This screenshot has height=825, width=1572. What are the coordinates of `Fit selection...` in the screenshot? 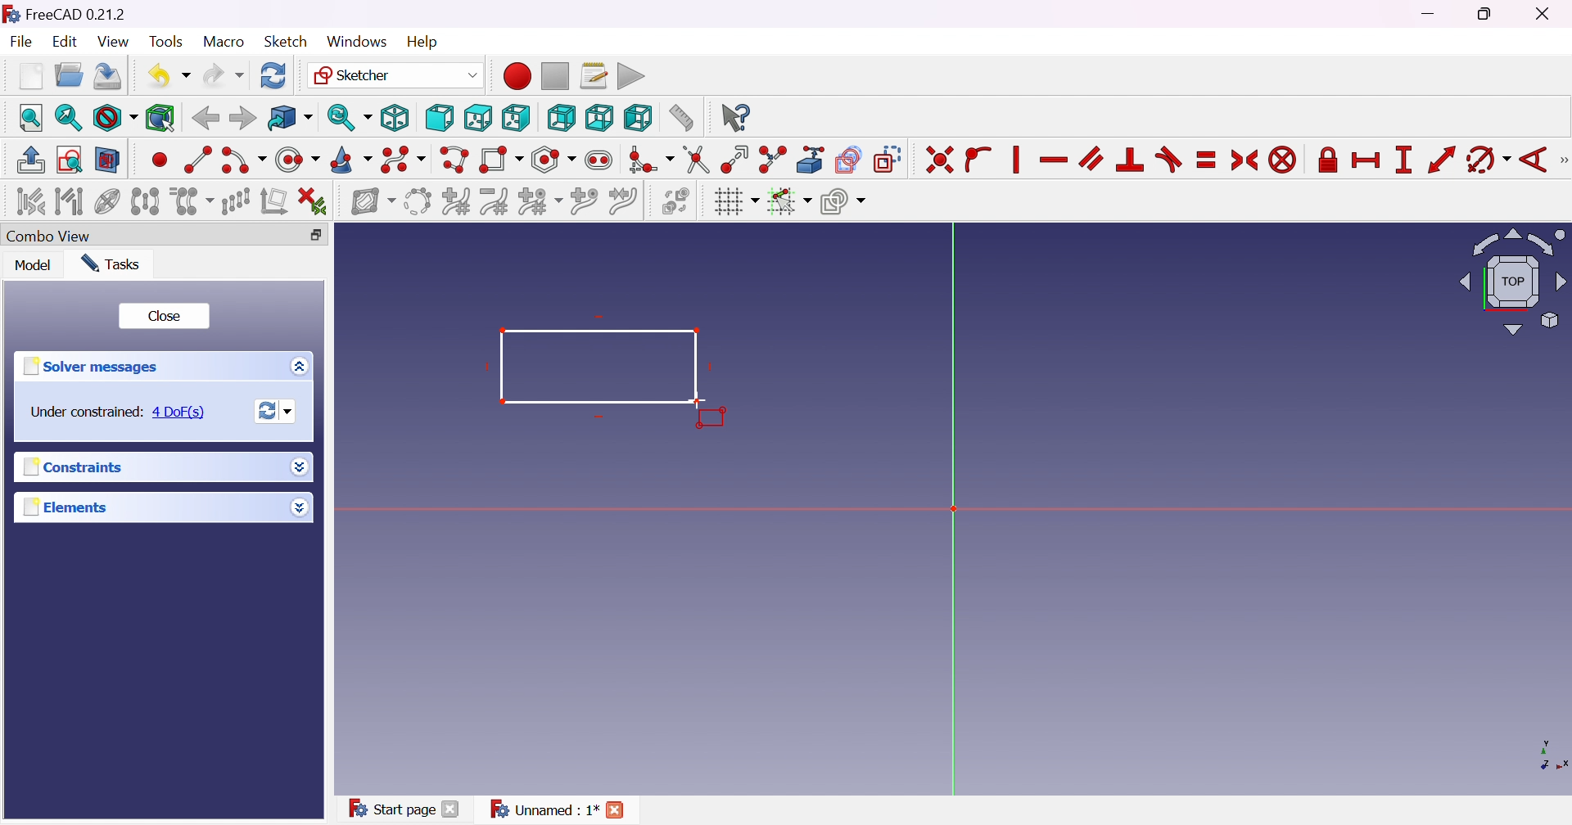 It's located at (69, 118).